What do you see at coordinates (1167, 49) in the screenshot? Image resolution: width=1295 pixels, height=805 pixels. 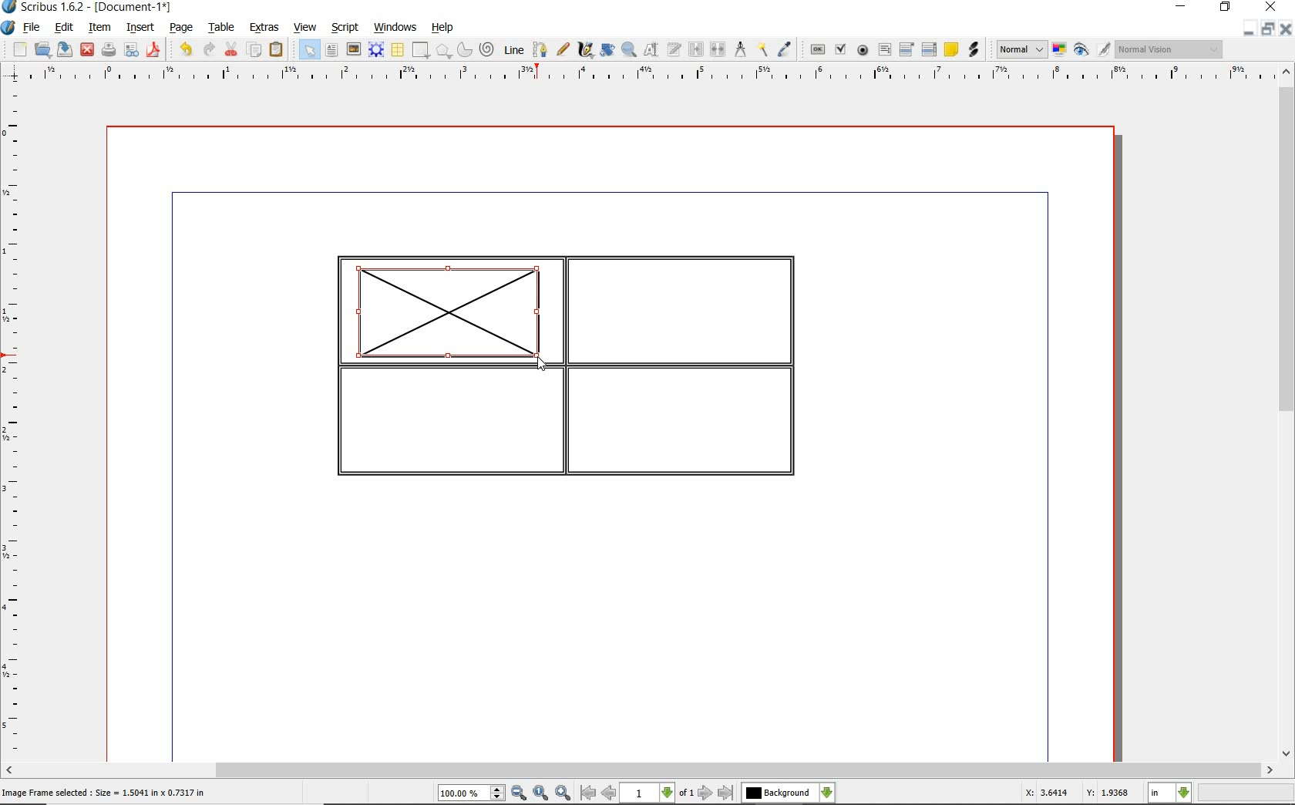 I see `visual appearance of the display` at bounding box center [1167, 49].